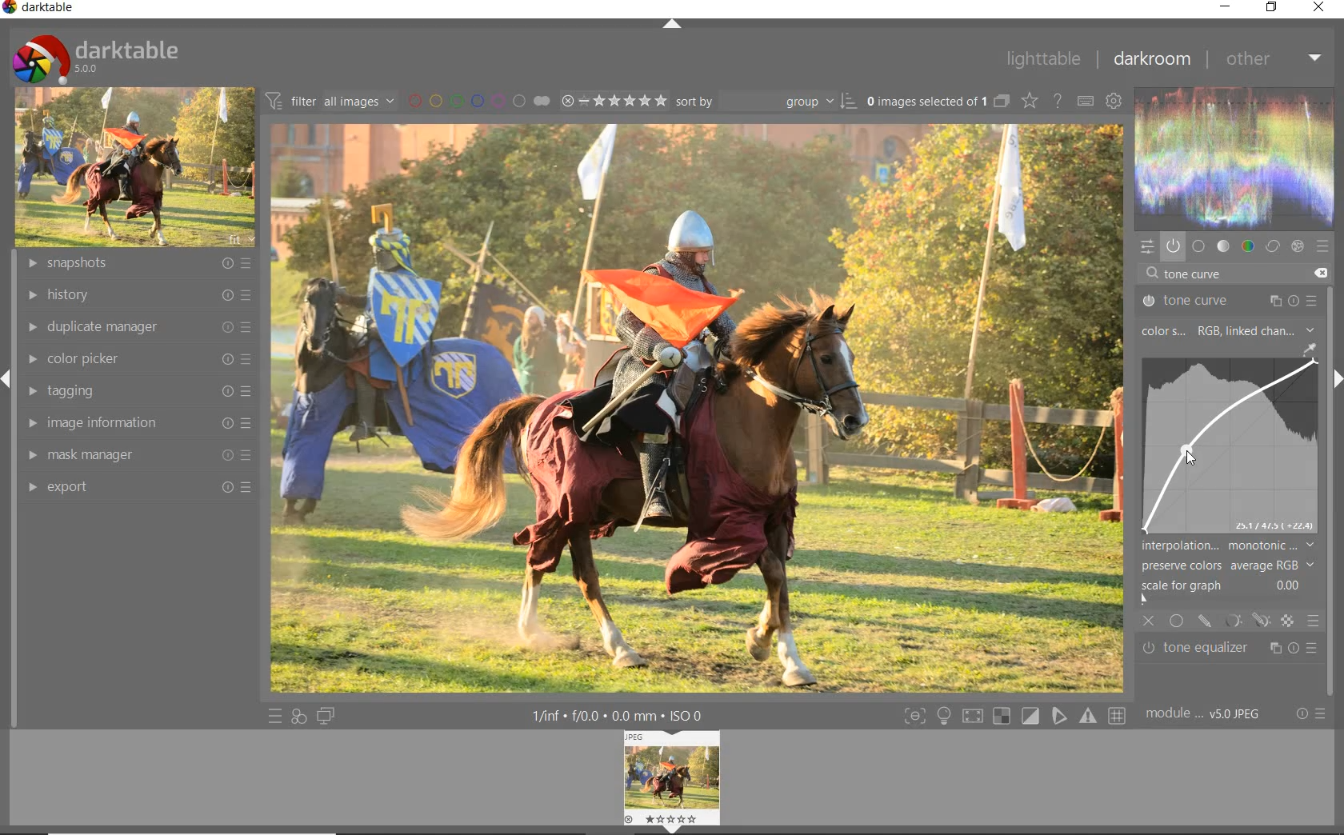 This screenshot has height=835, width=1344. Describe the element at coordinates (135, 423) in the screenshot. I see `image information` at that location.